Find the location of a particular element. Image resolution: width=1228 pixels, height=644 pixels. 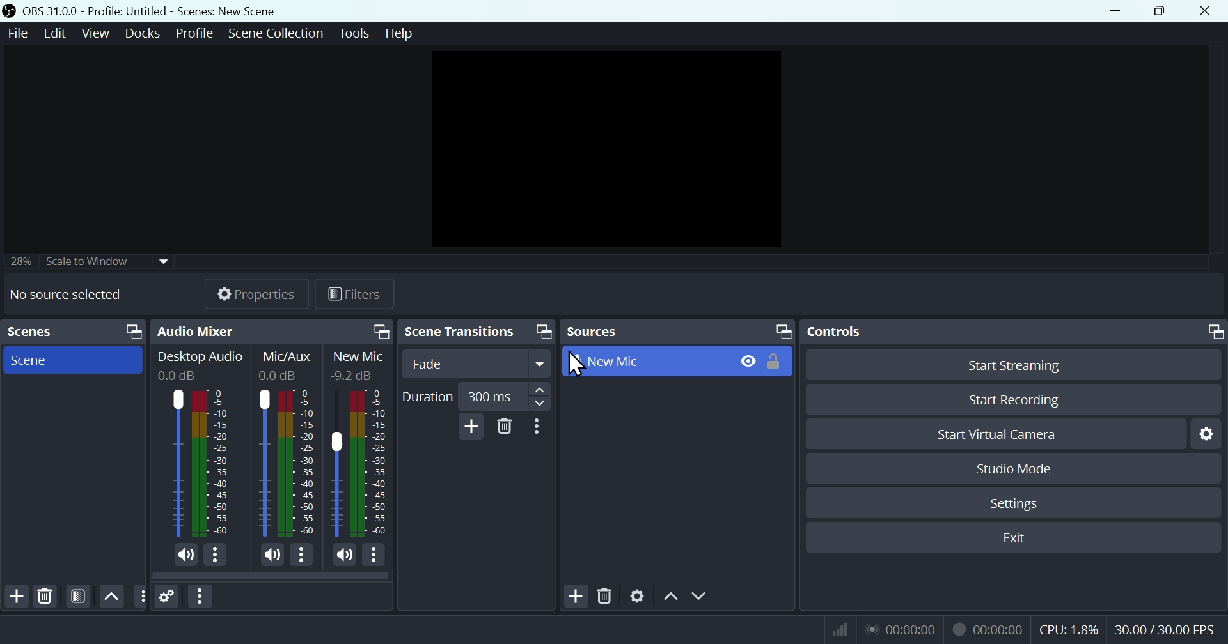

Fade is located at coordinates (478, 364).